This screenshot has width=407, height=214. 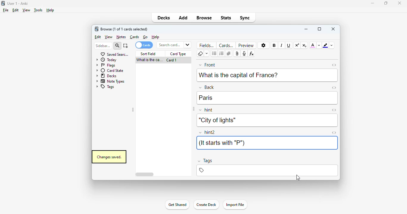 What do you see at coordinates (145, 175) in the screenshot?
I see `horizontal scroll bar` at bounding box center [145, 175].